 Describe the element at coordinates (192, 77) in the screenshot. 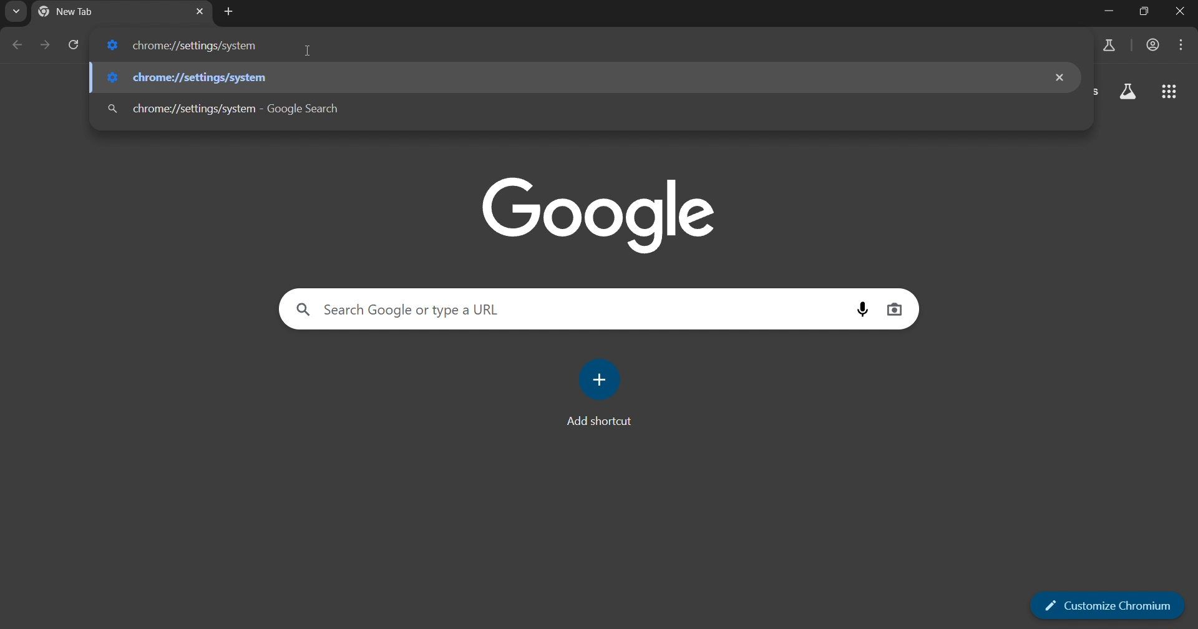

I see `chrome://settings/system` at that location.